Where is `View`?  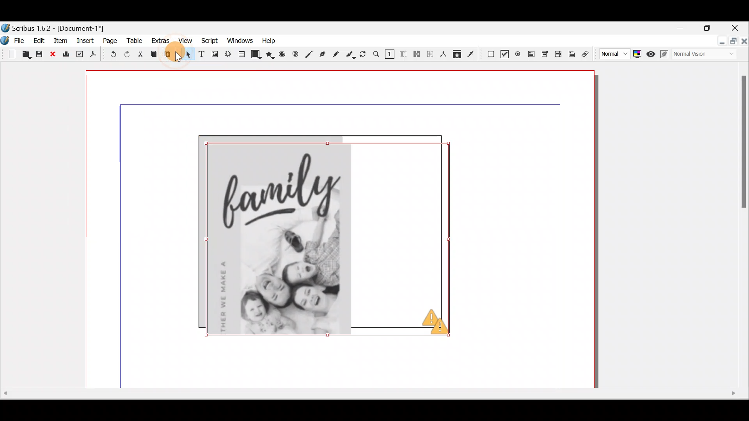 View is located at coordinates (186, 40).